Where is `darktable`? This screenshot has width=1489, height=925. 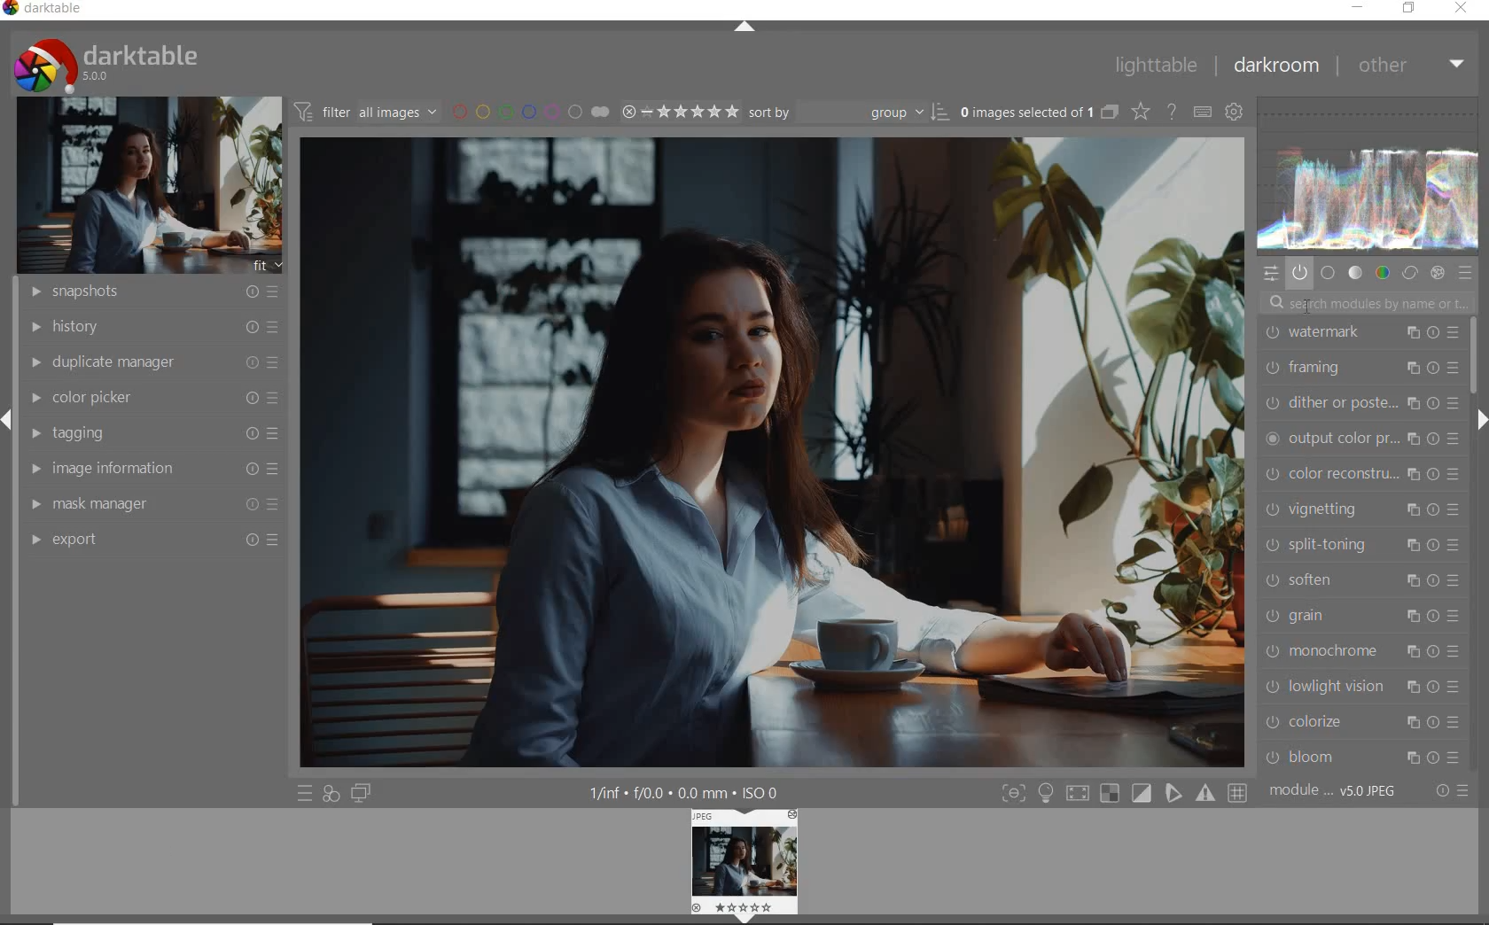 darktable is located at coordinates (137, 64).